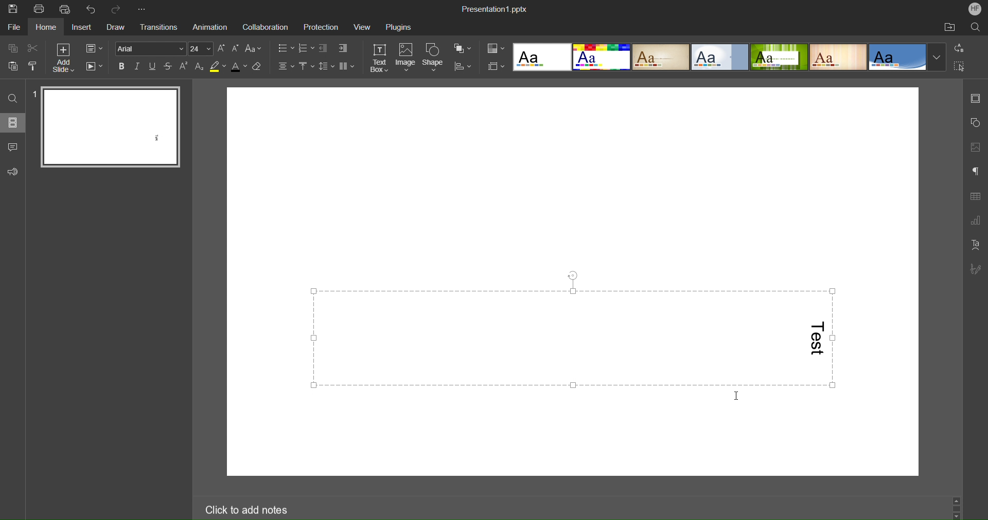 This screenshot has height=520, width=988. What do you see at coordinates (201, 49) in the screenshot?
I see `Font Size` at bounding box center [201, 49].